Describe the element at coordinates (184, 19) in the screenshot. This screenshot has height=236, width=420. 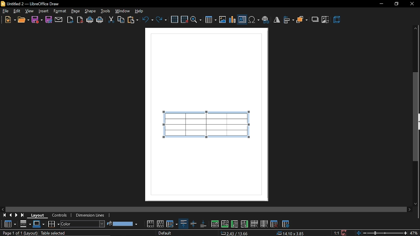
I see `snap to grid` at that location.